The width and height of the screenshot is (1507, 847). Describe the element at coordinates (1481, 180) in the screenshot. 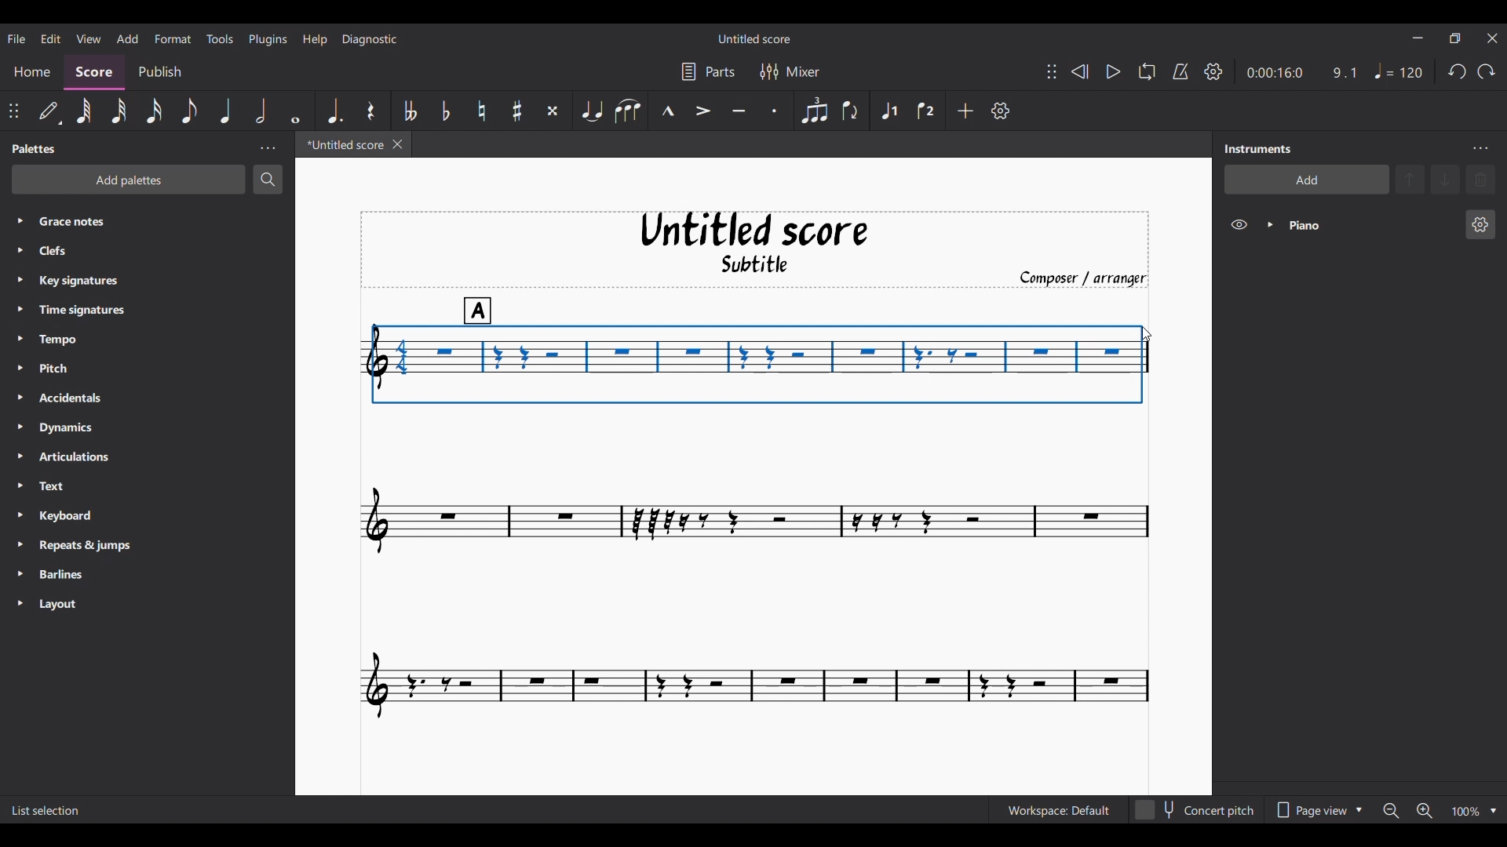

I see `Delete` at that location.